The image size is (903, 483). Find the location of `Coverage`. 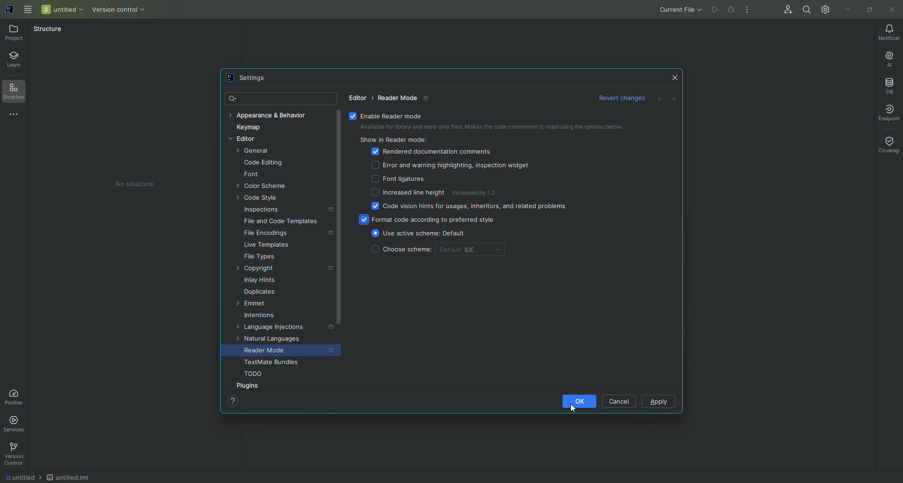

Coverage is located at coordinates (887, 145).